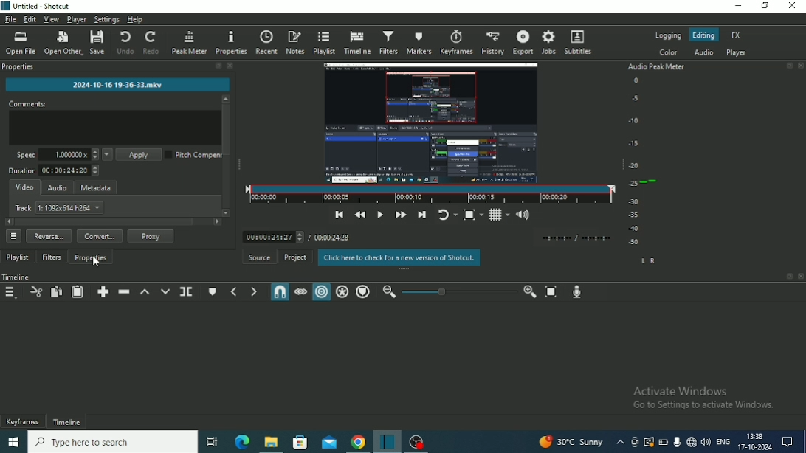  Describe the element at coordinates (755, 436) in the screenshot. I see `Time` at that location.